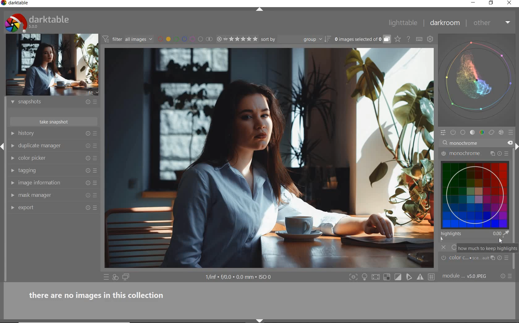  Describe the element at coordinates (386, 278) in the screenshot. I see `shift+o` at that location.